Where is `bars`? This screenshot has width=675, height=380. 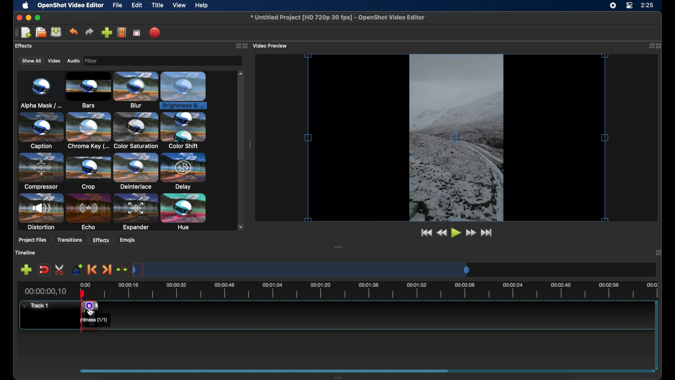 bars is located at coordinates (89, 89).